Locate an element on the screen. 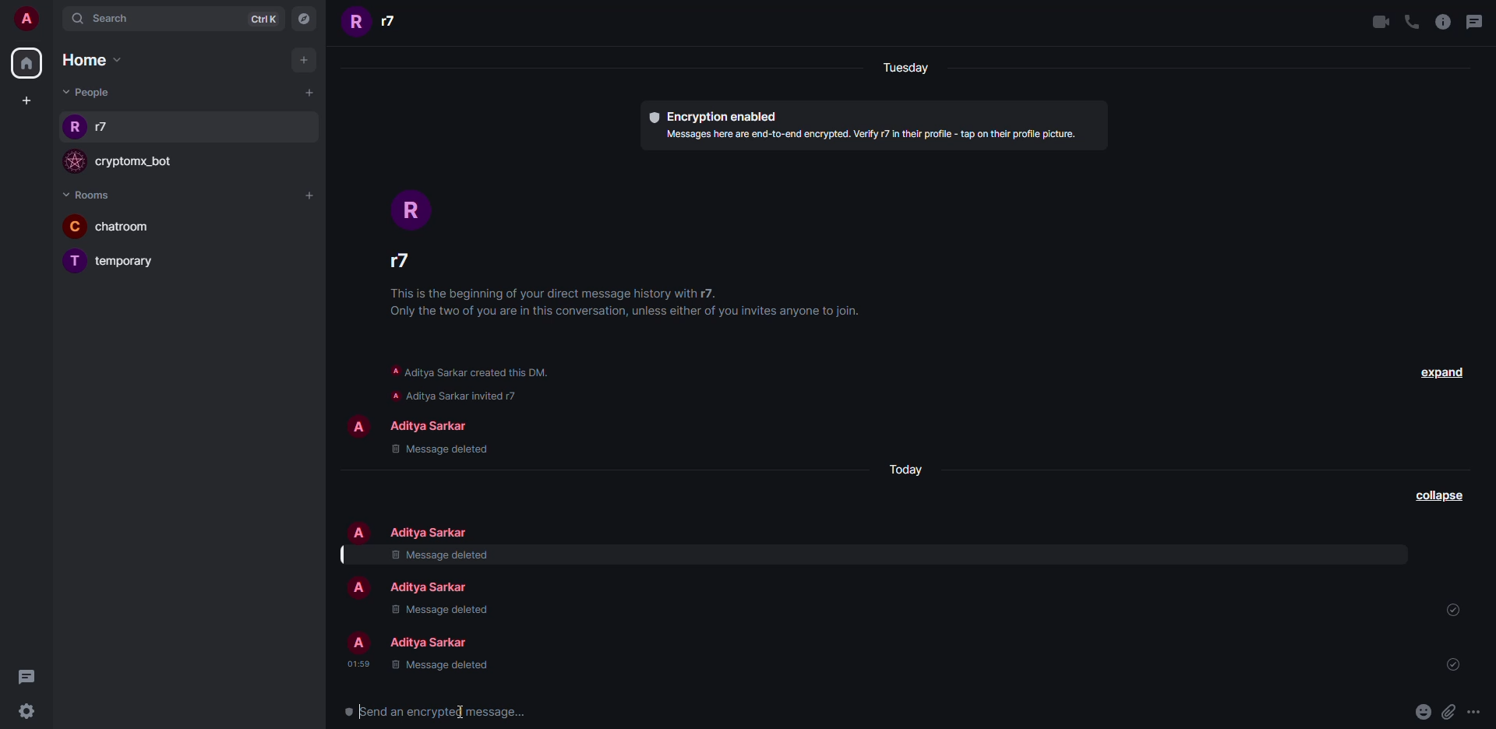 The height and width of the screenshot is (729, 1496). message deleted is located at coordinates (446, 666).